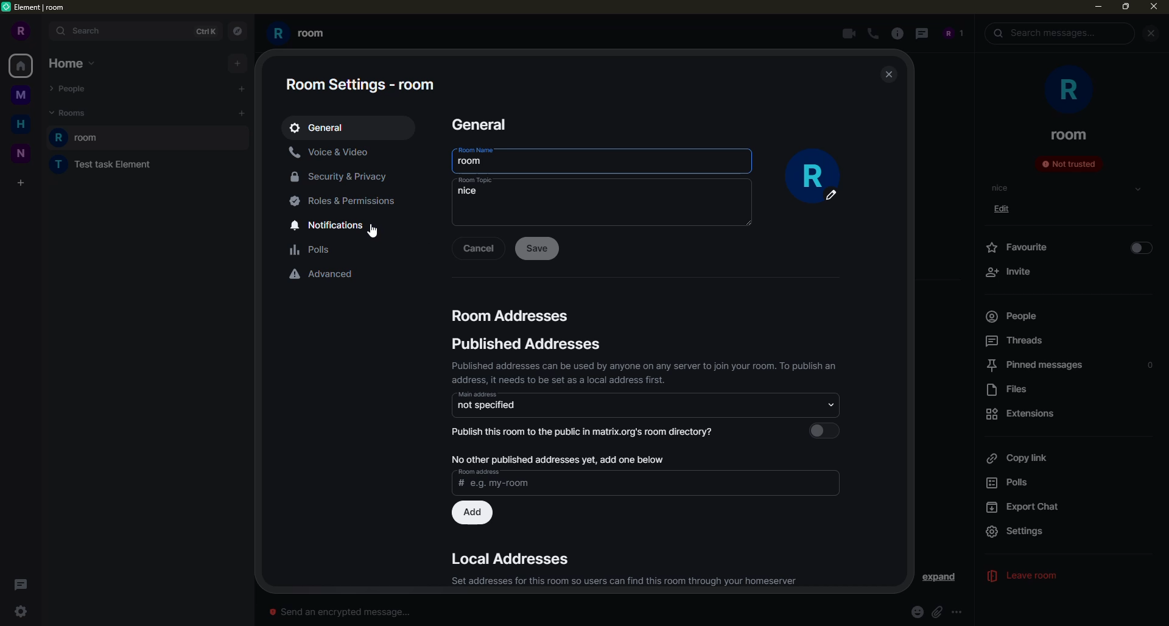  What do you see at coordinates (23, 97) in the screenshot?
I see `M` at bounding box center [23, 97].